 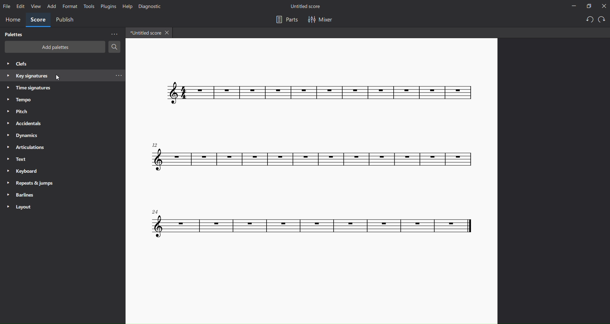 I want to click on redo, so click(x=601, y=19).